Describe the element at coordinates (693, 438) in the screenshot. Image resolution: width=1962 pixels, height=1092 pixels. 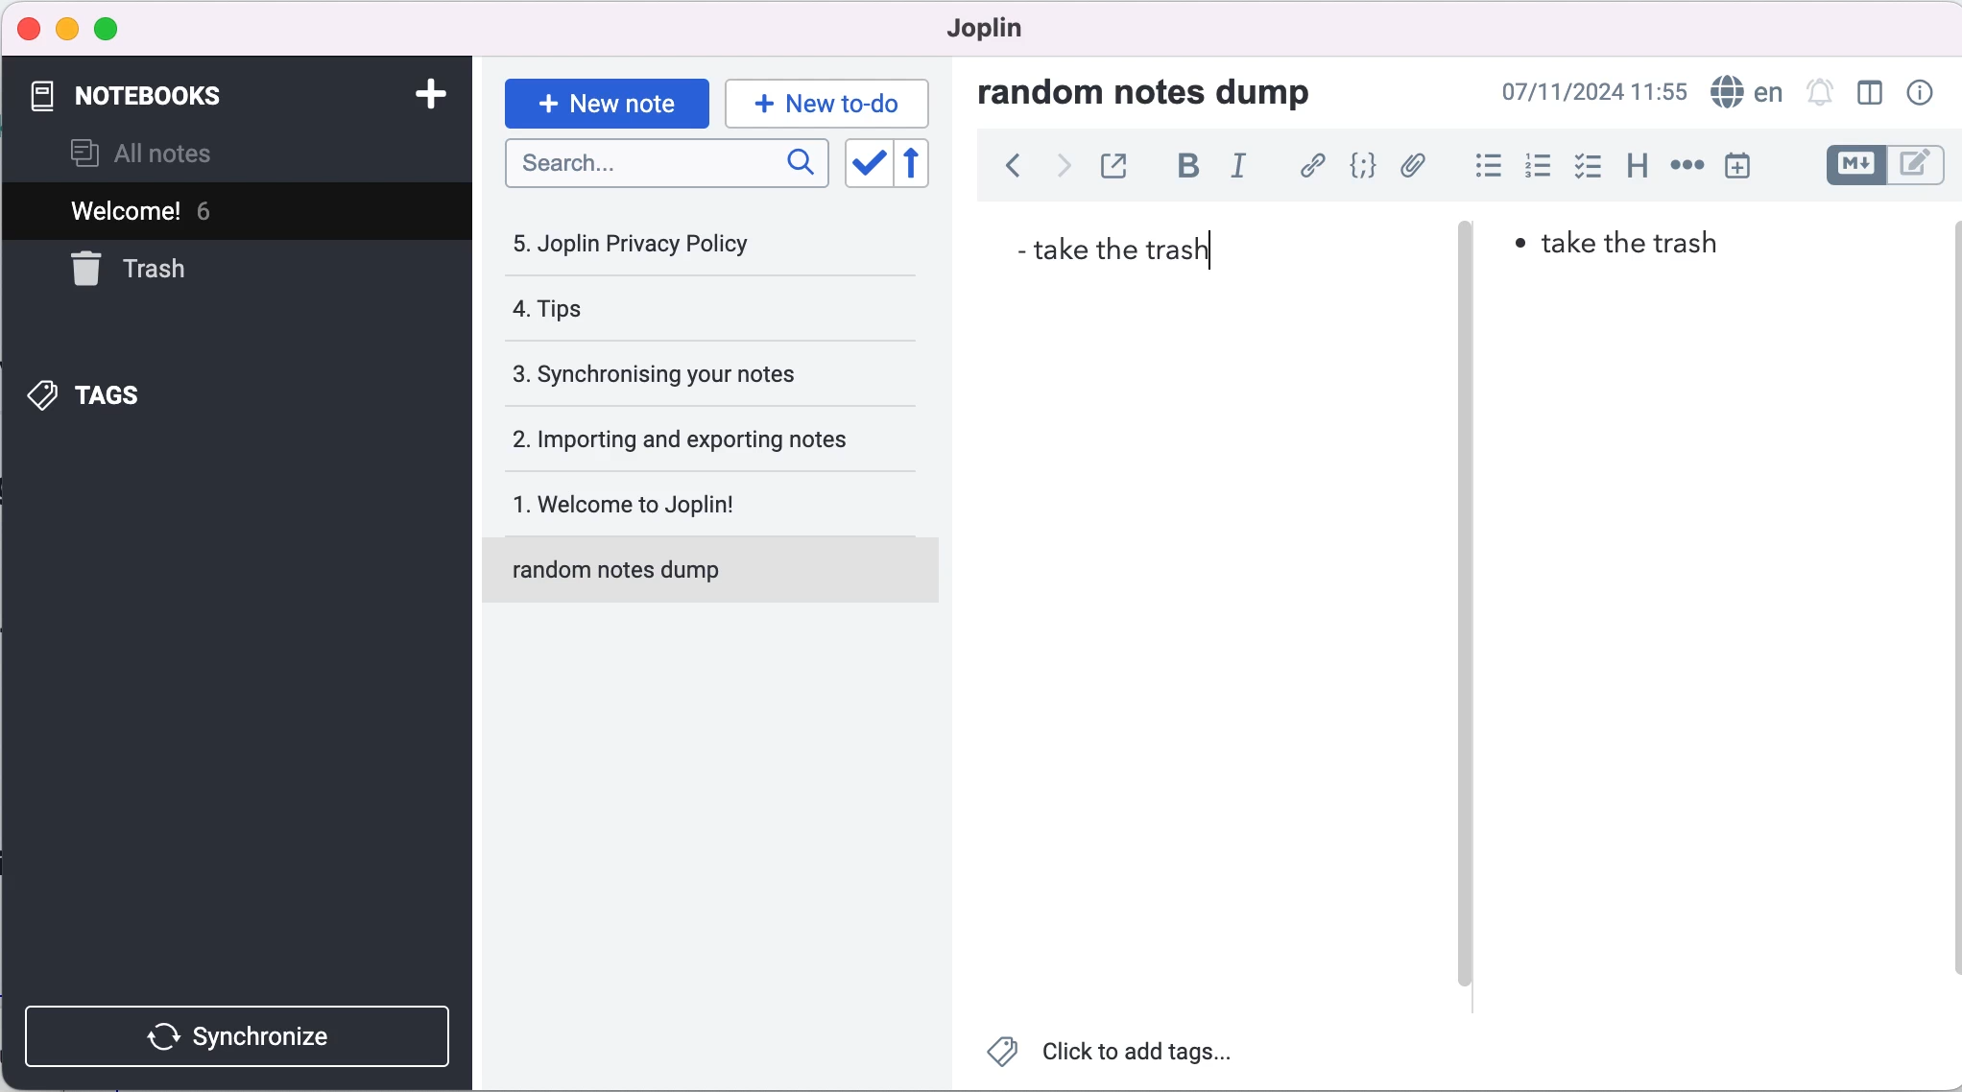
I see `importing and exporting notes` at that location.